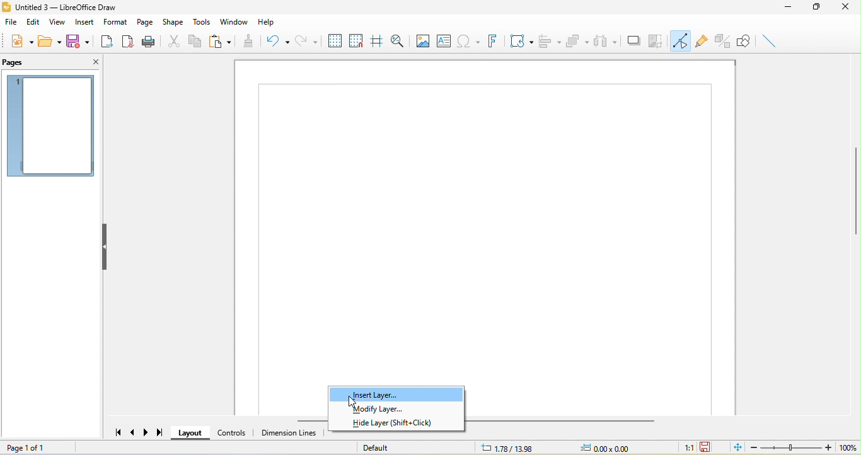  Describe the element at coordinates (306, 40) in the screenshot. I see `redo` at that location.